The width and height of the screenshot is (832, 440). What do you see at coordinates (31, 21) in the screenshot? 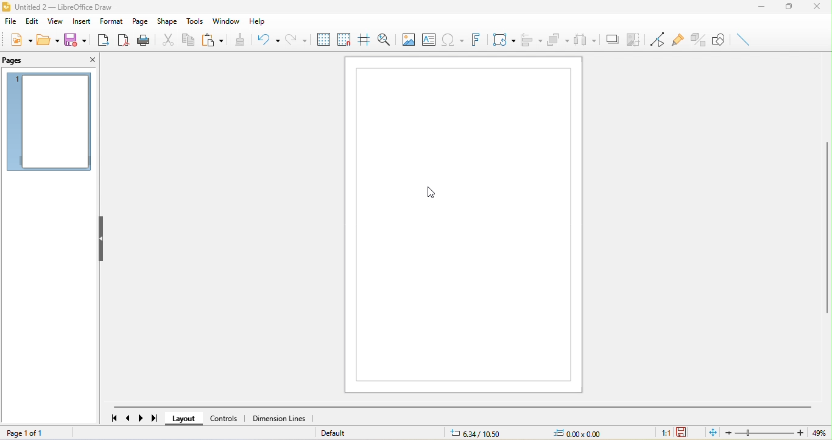
I see `edit` at bounding box center [31, 21].